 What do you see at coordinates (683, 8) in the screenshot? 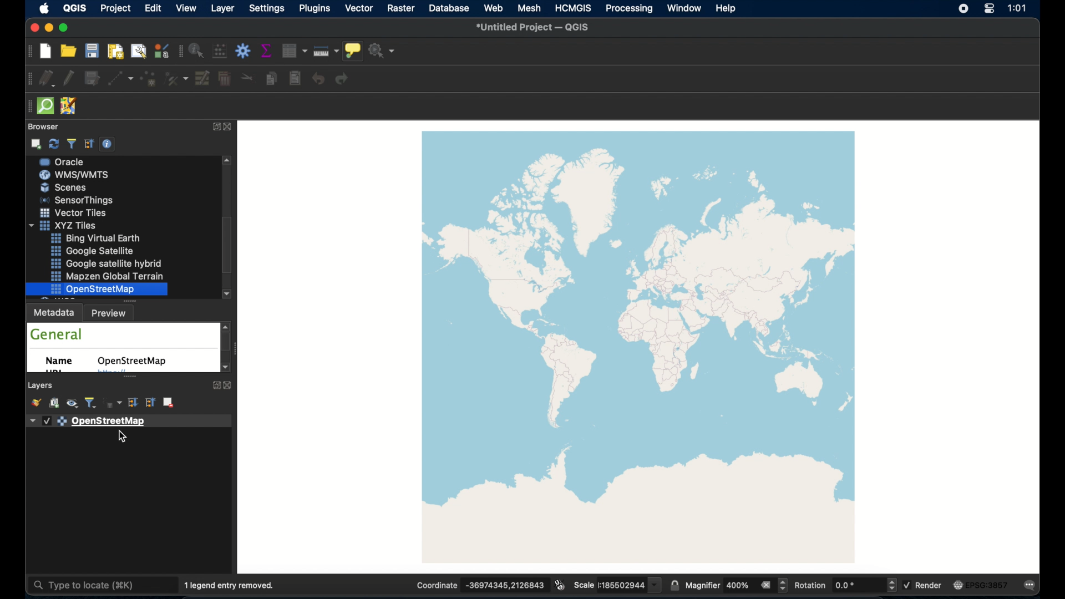
I see `window` at bounding box center [683, 8].